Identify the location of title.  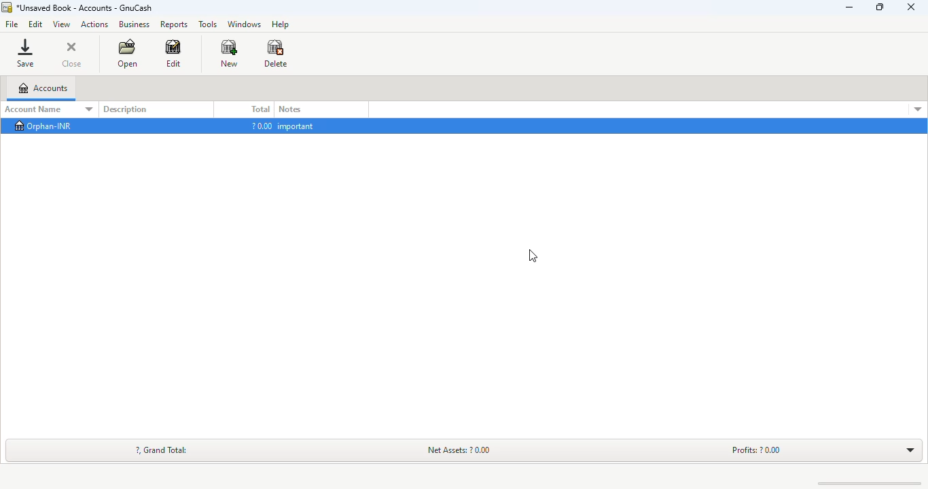
(85, 8).